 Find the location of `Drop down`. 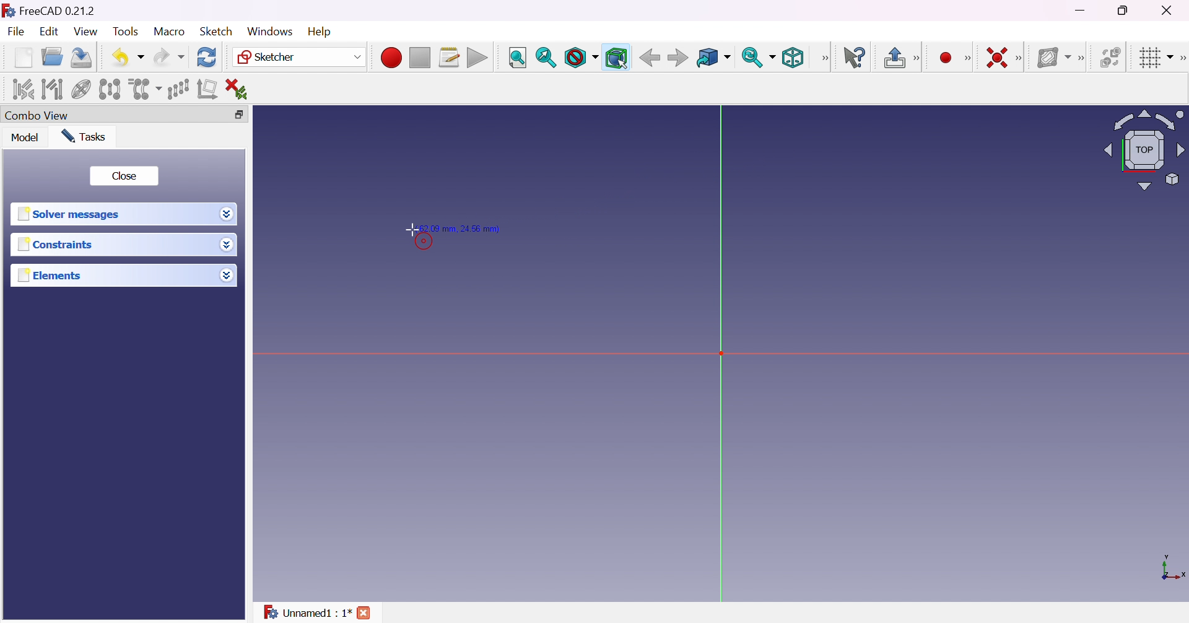

Drop down is located at coordinates (227, 275).